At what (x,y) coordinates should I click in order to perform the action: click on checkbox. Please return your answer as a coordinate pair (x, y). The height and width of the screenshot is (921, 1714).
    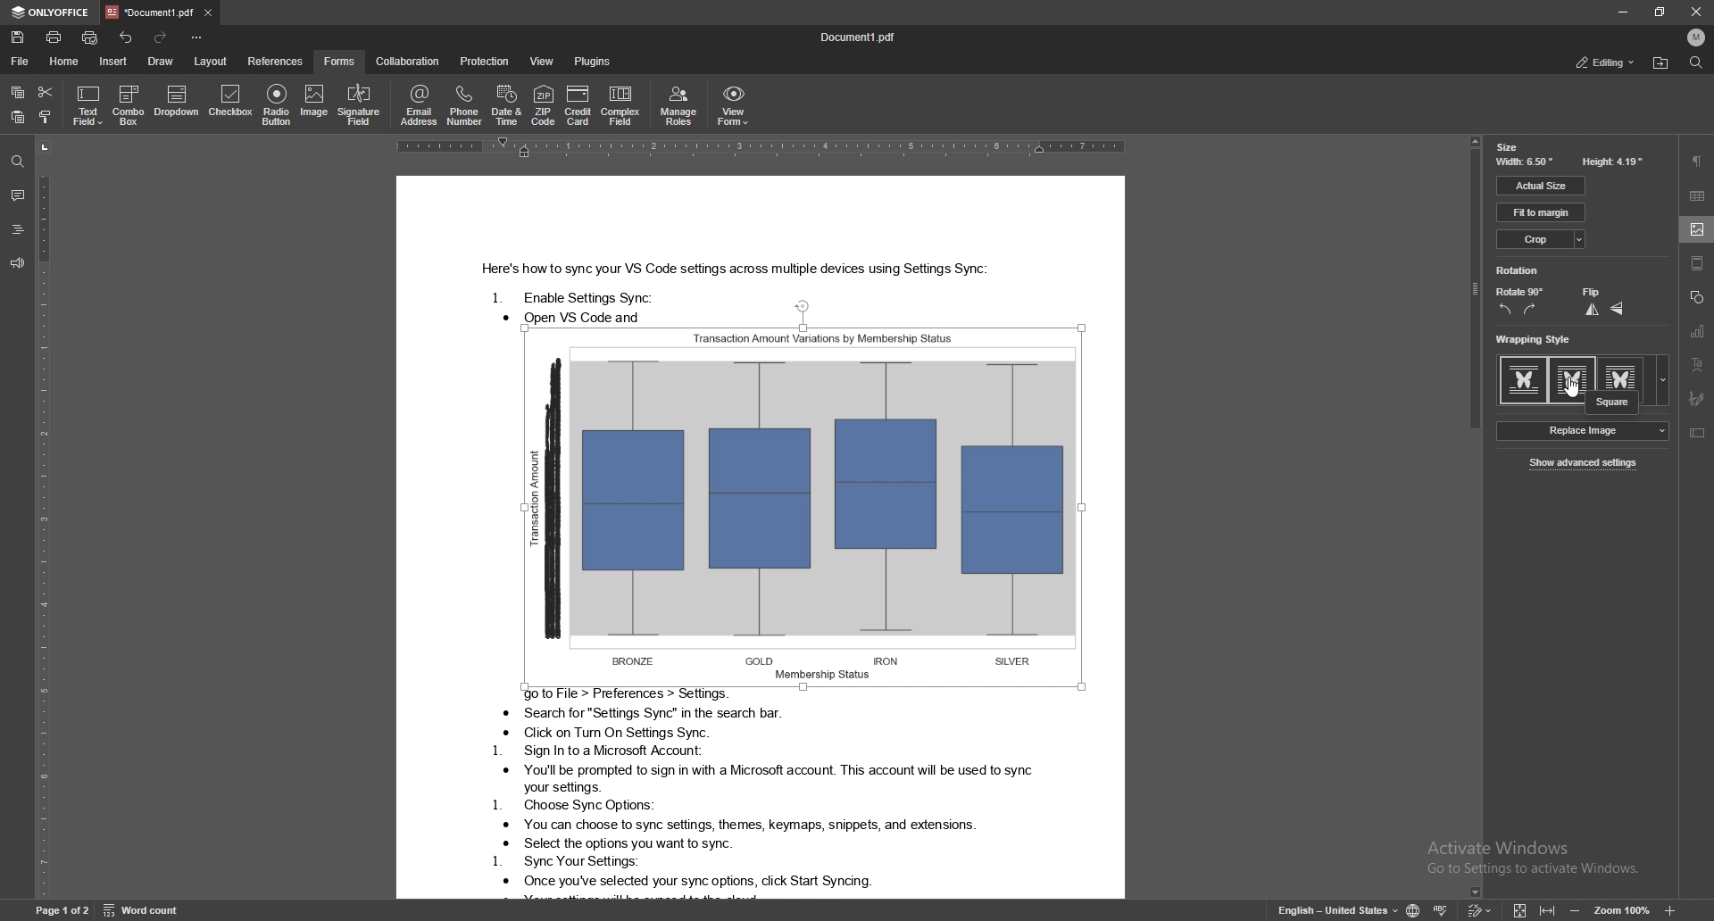
    Looking at the image, I should click on (232, 103).